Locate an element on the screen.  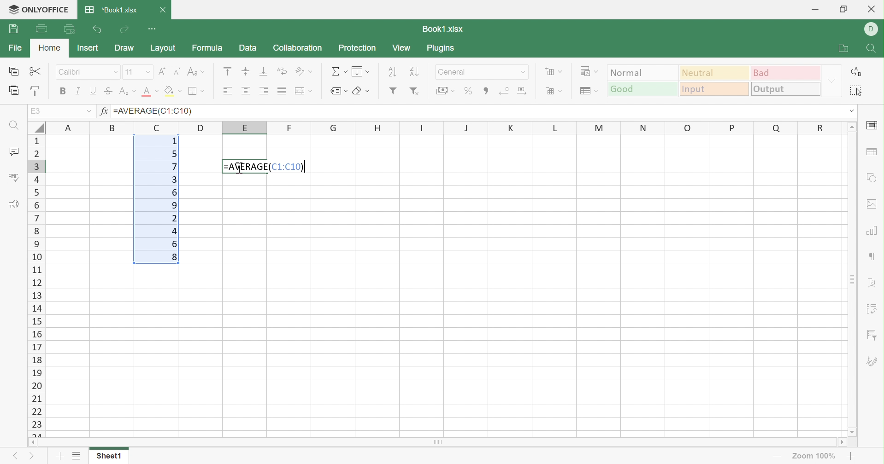
E3 is located at coordinates (35, 111).